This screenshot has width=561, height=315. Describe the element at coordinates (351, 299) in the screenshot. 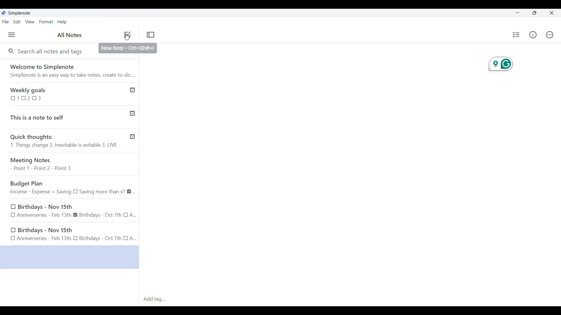

I see `Click to type in tag` at that location.